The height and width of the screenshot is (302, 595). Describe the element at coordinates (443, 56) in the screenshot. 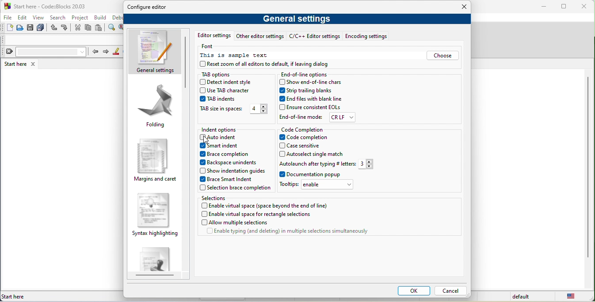

I see `choose` at that location.